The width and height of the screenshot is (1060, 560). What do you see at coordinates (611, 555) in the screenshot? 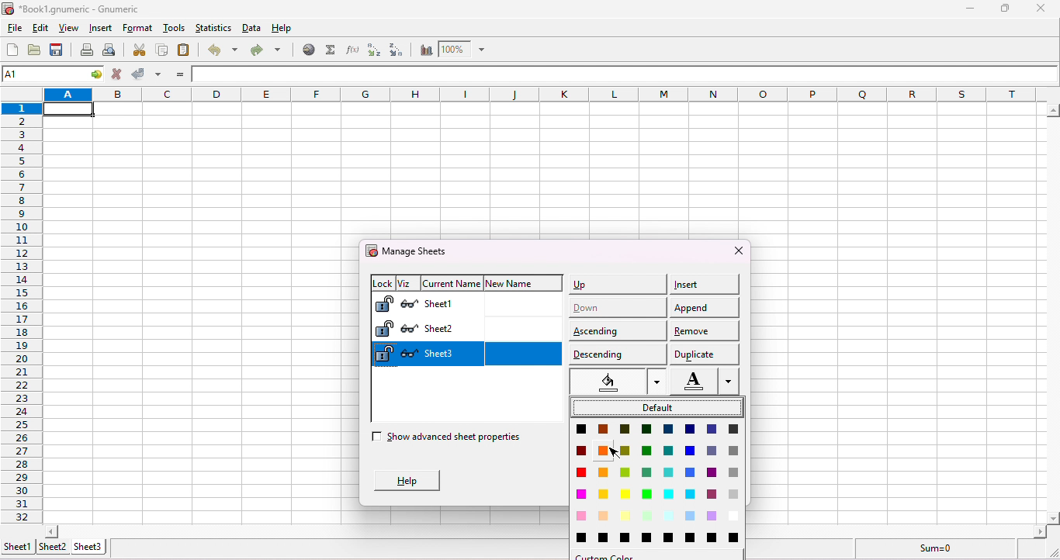
I see `color` at bounding box center [611, 555].